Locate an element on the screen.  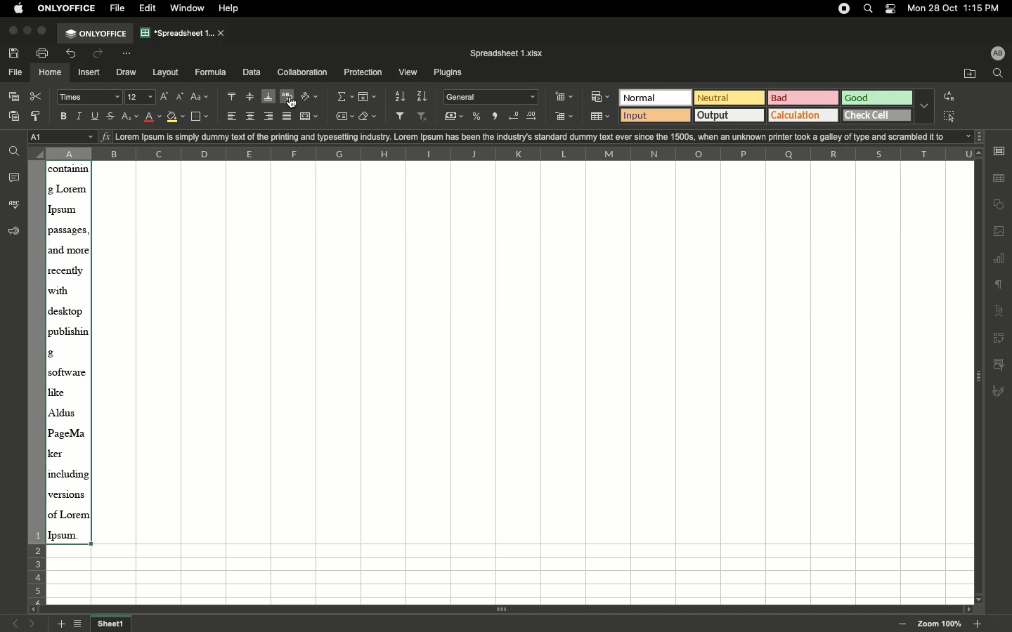
Decrease decimal is located at coordinates (515, 117).